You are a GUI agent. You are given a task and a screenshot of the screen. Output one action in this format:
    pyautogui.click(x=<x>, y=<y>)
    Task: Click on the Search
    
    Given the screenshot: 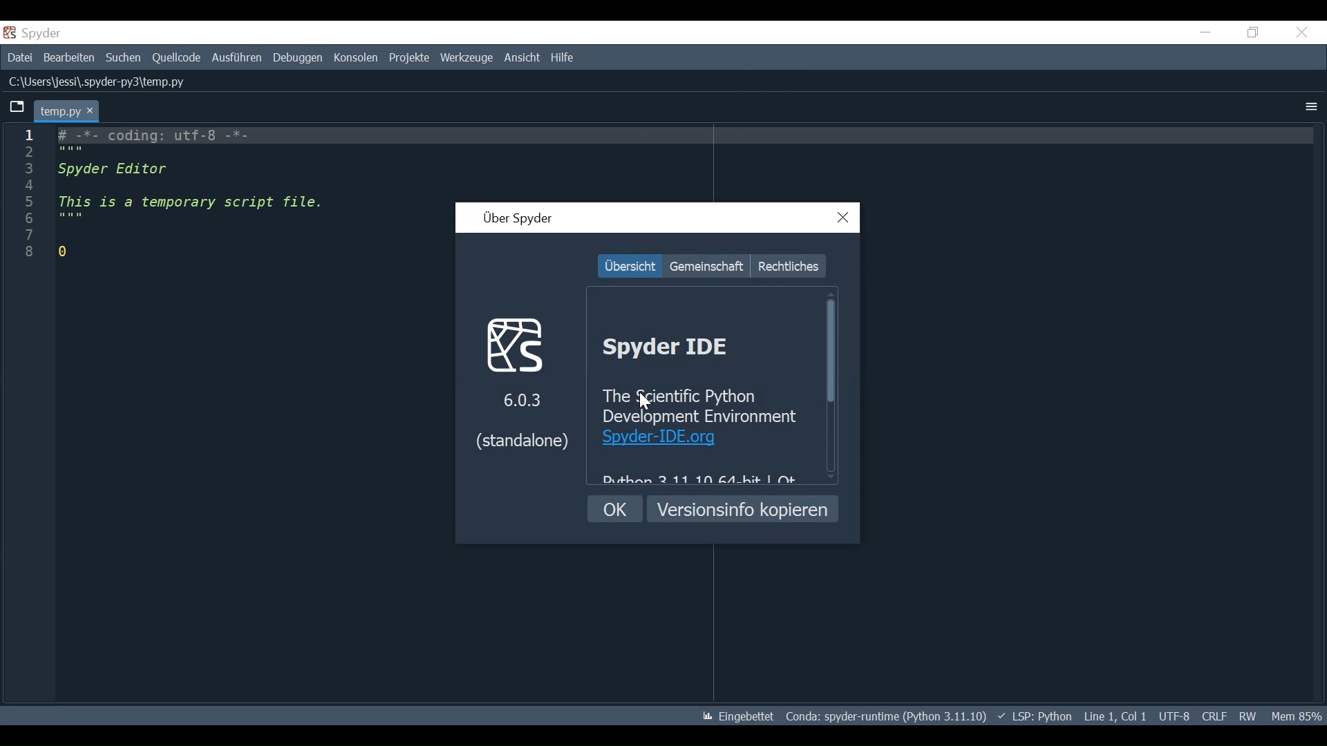 What is the action you would take?
    pyautogui.click(x=123, y=58)
    